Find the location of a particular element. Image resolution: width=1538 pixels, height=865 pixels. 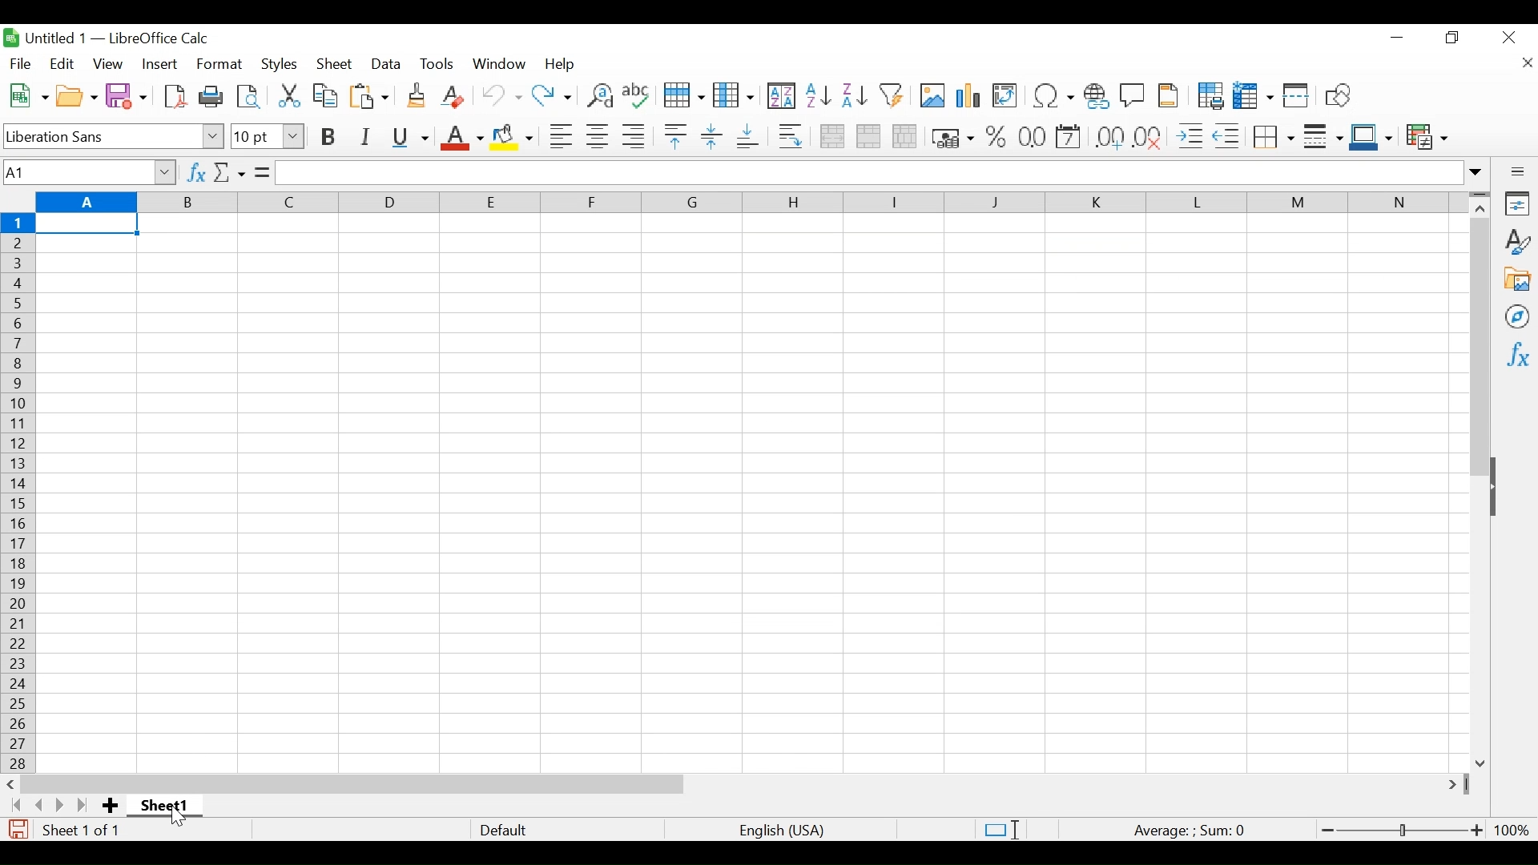

Formula is located at coordinates (1194, 828).